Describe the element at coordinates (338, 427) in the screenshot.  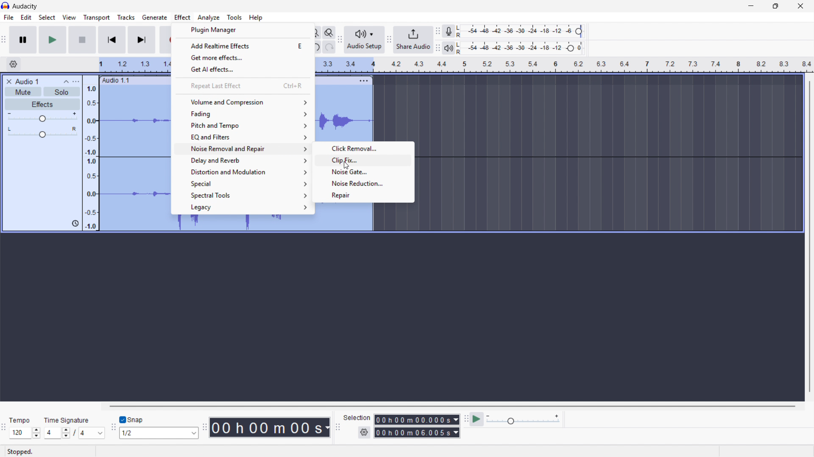
I see `selection toolbar` at that location.